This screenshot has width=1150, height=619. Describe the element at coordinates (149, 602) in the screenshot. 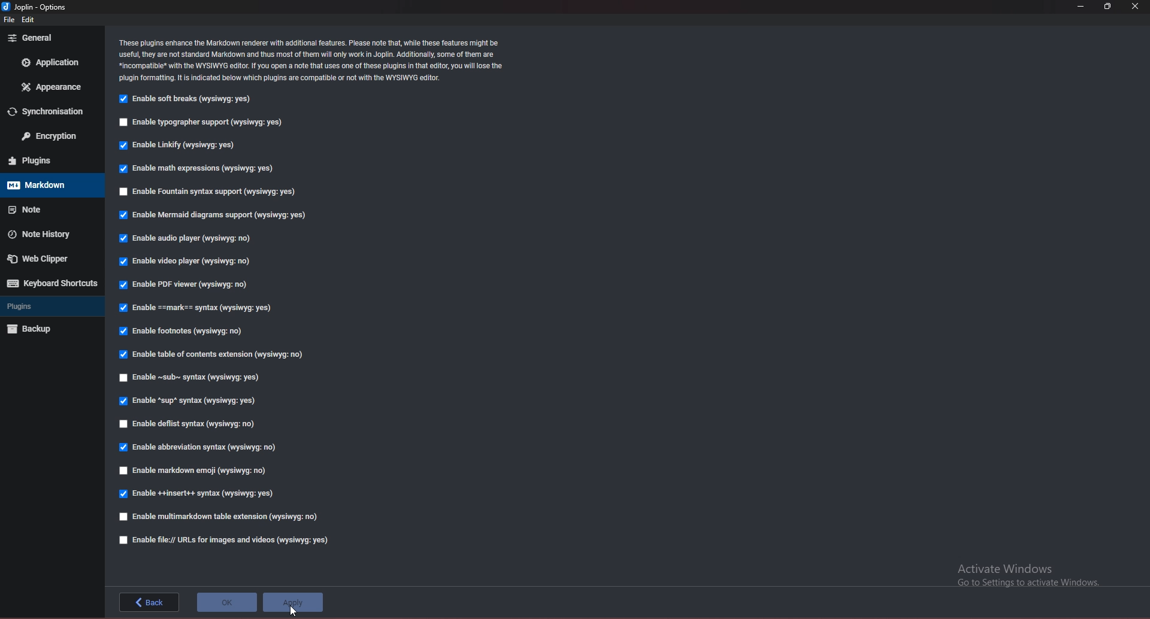

I see `back` at that location.